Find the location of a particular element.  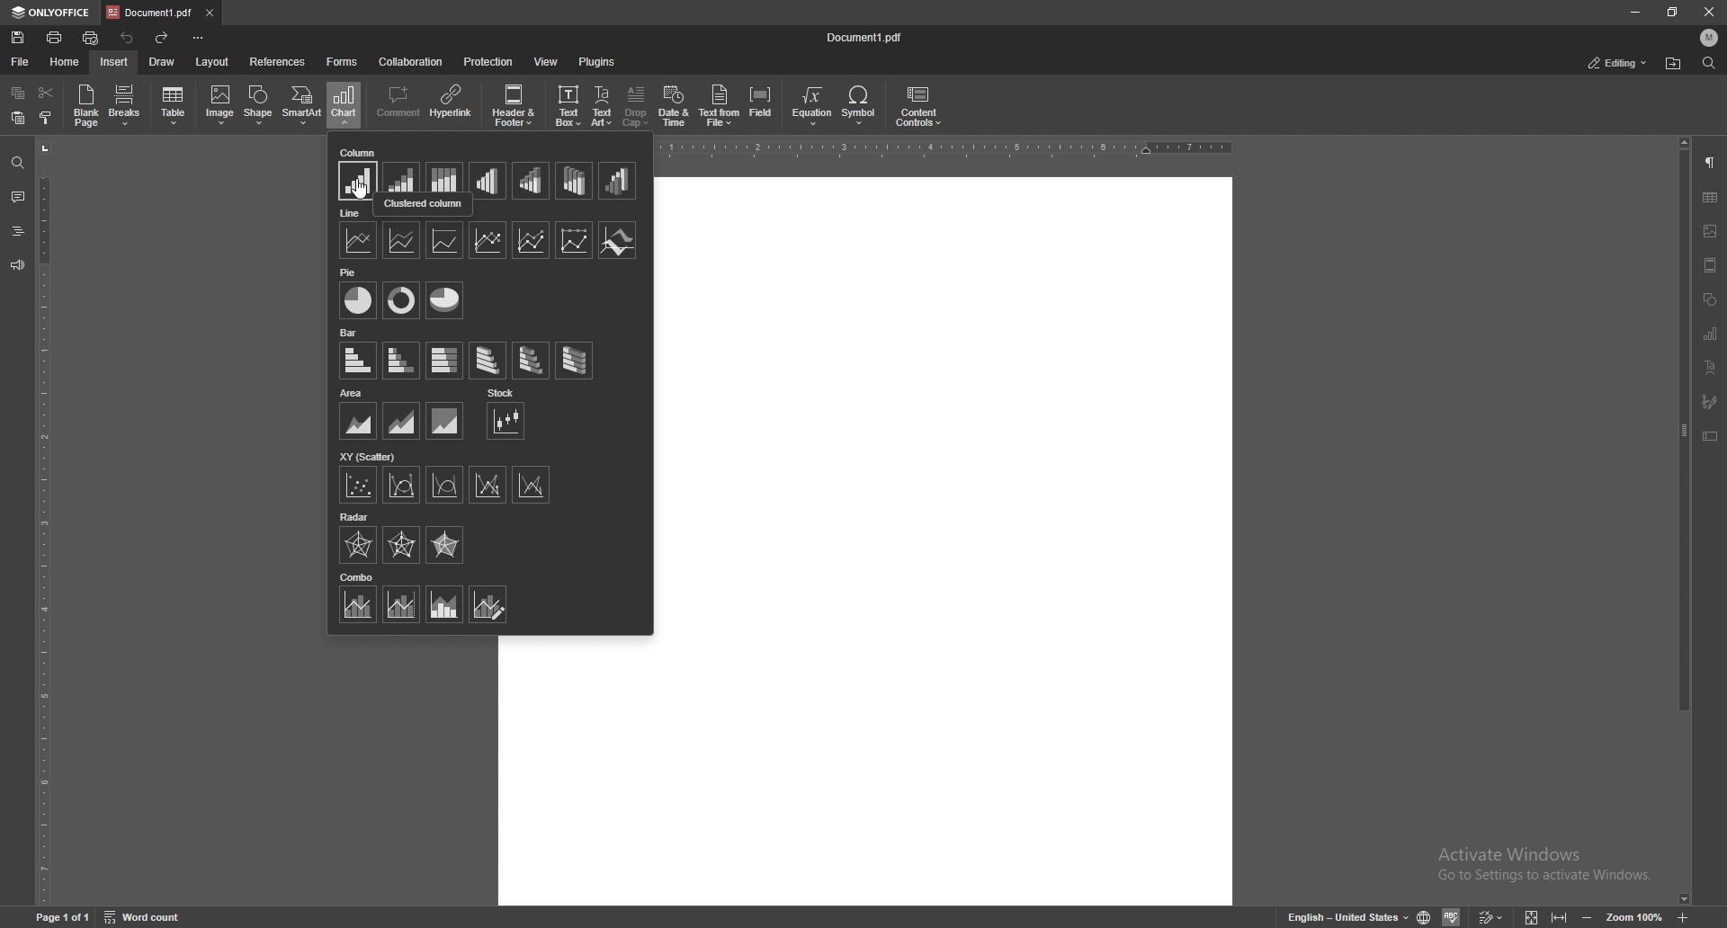

Close is located at coordinates (1704, 12).